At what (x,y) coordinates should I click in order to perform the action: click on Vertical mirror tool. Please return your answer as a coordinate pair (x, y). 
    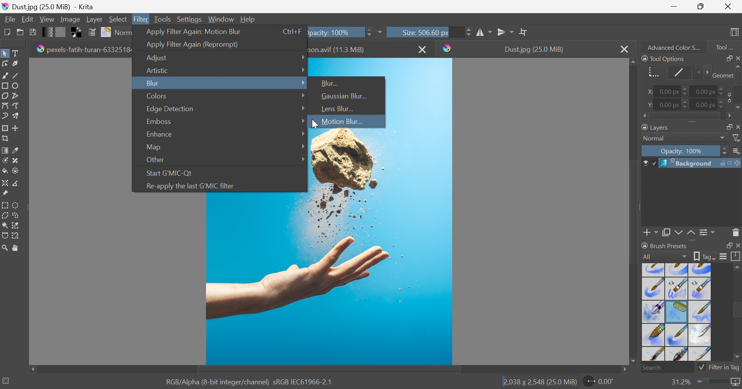
    Looking at the image, I should click on (485, 31).